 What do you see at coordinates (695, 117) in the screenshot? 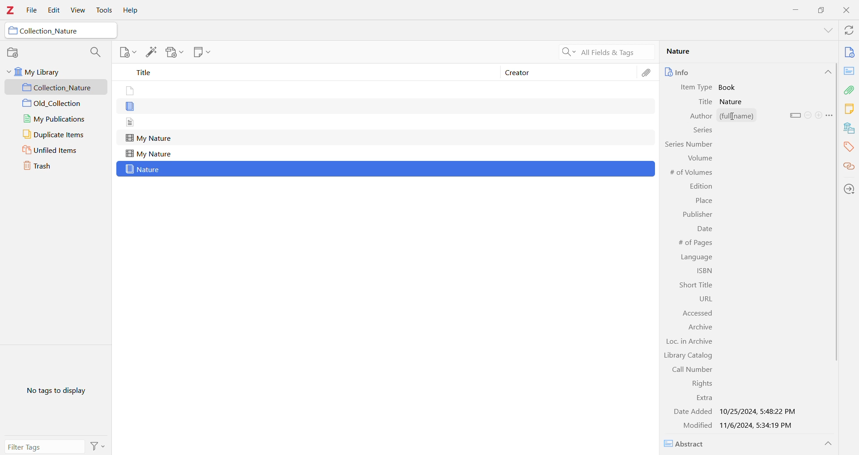
I see `Author` at bounding box center [695, 117].